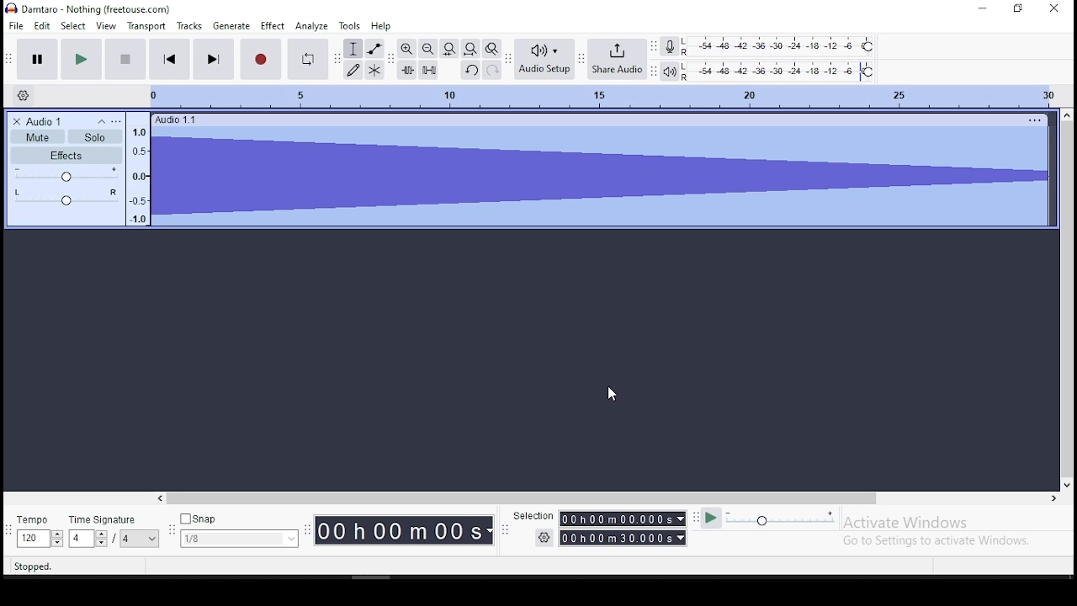 This screenshot has height=606, width=1077. I want to click on delete track, so click(17, 122).